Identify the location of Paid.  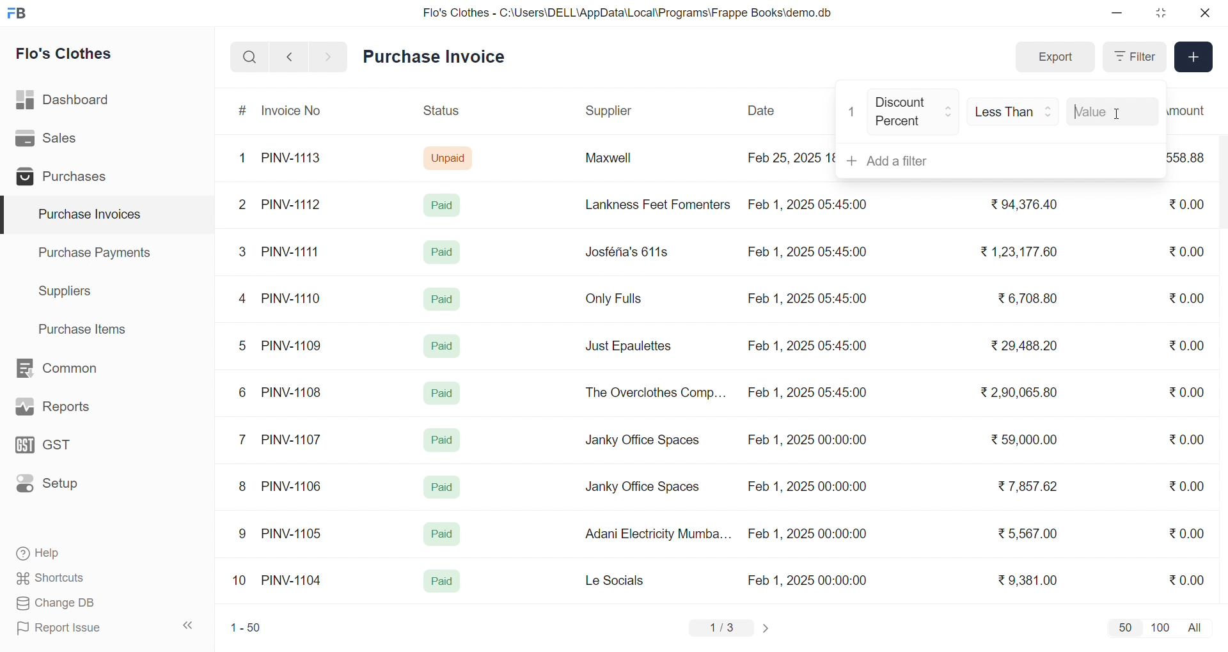
(443, 440).